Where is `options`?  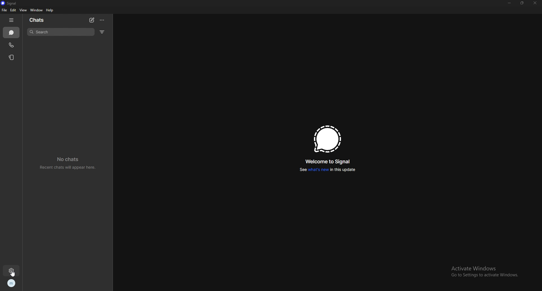 options is located at coordinates (103, 20).